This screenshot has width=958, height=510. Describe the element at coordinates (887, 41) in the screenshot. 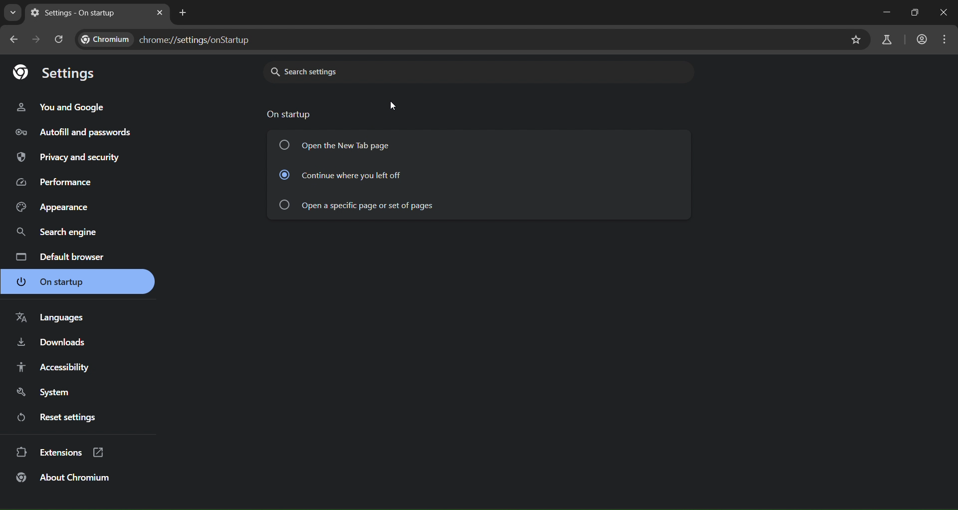

I see `search labs` at that location.